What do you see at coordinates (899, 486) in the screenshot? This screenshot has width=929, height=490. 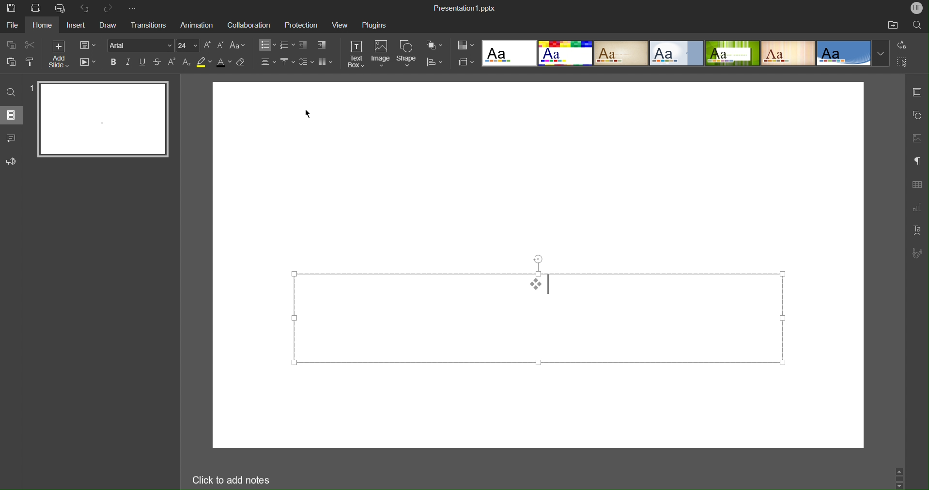 I see `scroll down` at bounding box center [899, 486].